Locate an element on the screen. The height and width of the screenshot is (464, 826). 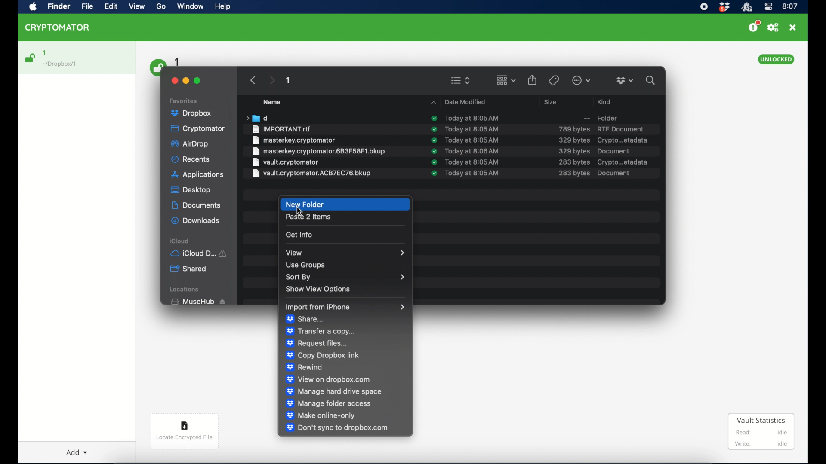
import from iPhone menu is located at coordinates (346, 308).